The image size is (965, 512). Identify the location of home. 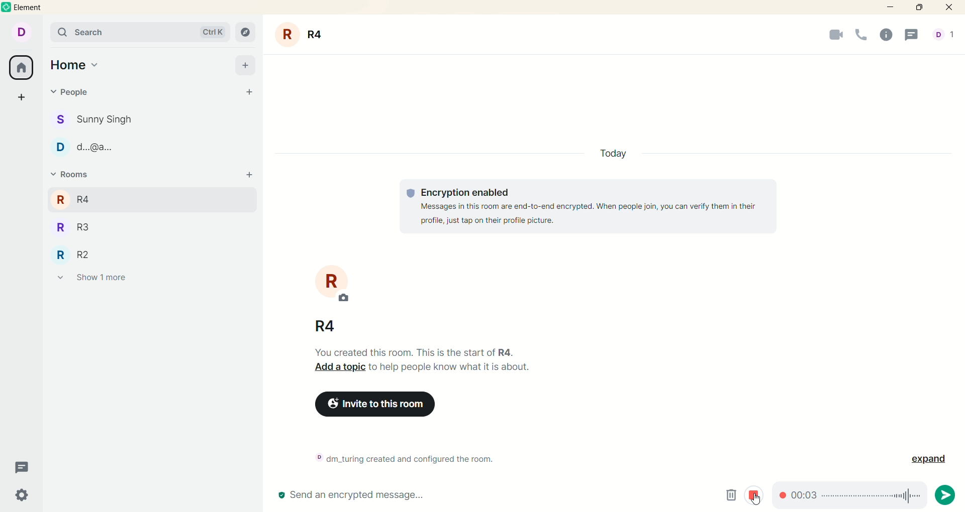
(74, 66).